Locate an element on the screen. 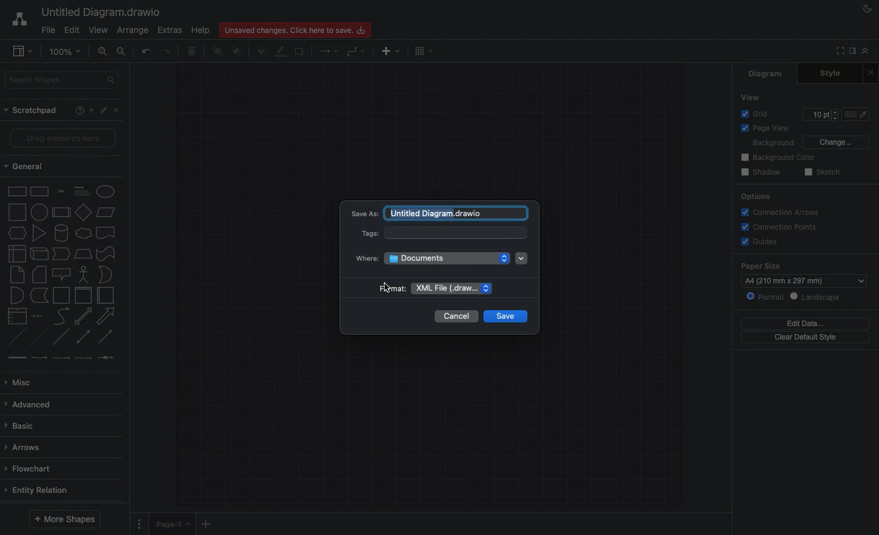 Image resolution: width=879 pixels, height=535 pixels. Help is located at coordinates (201, 31).